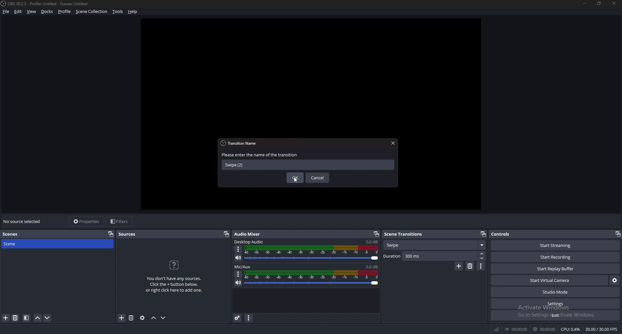 The image size is (622, 334). What do you see at coordinates (557, 304) in the screenshot?
I see `settings` at bounding box center [557, 304].